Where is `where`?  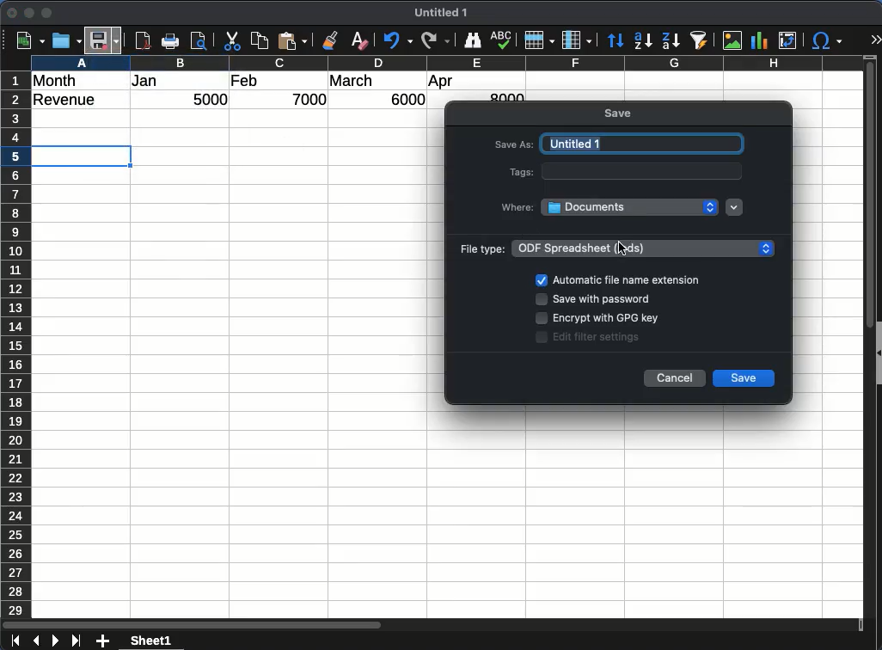
where is located at coordinates (518, 205).